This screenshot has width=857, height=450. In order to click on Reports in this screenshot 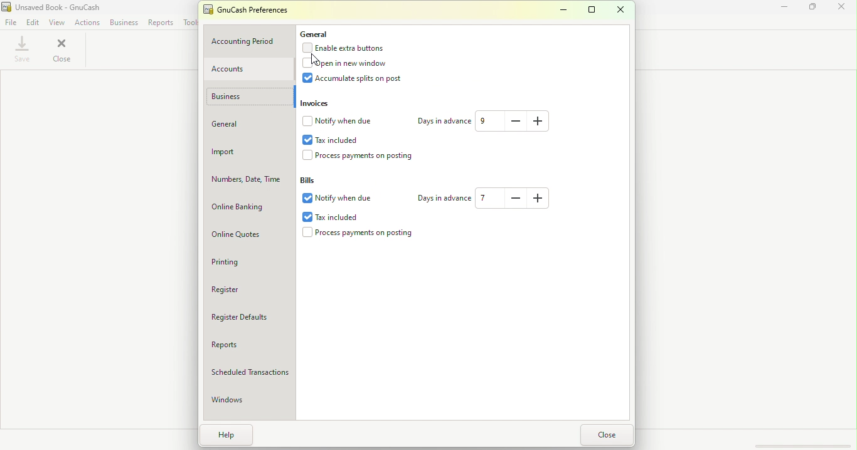, I will do `click(161, 22)`.